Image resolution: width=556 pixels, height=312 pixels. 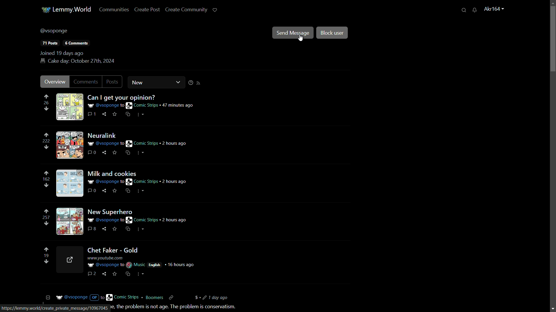 What do you see at coordinates (46, 146) in the screenshot?
I see `downvote` at bounding box center [46, 146].